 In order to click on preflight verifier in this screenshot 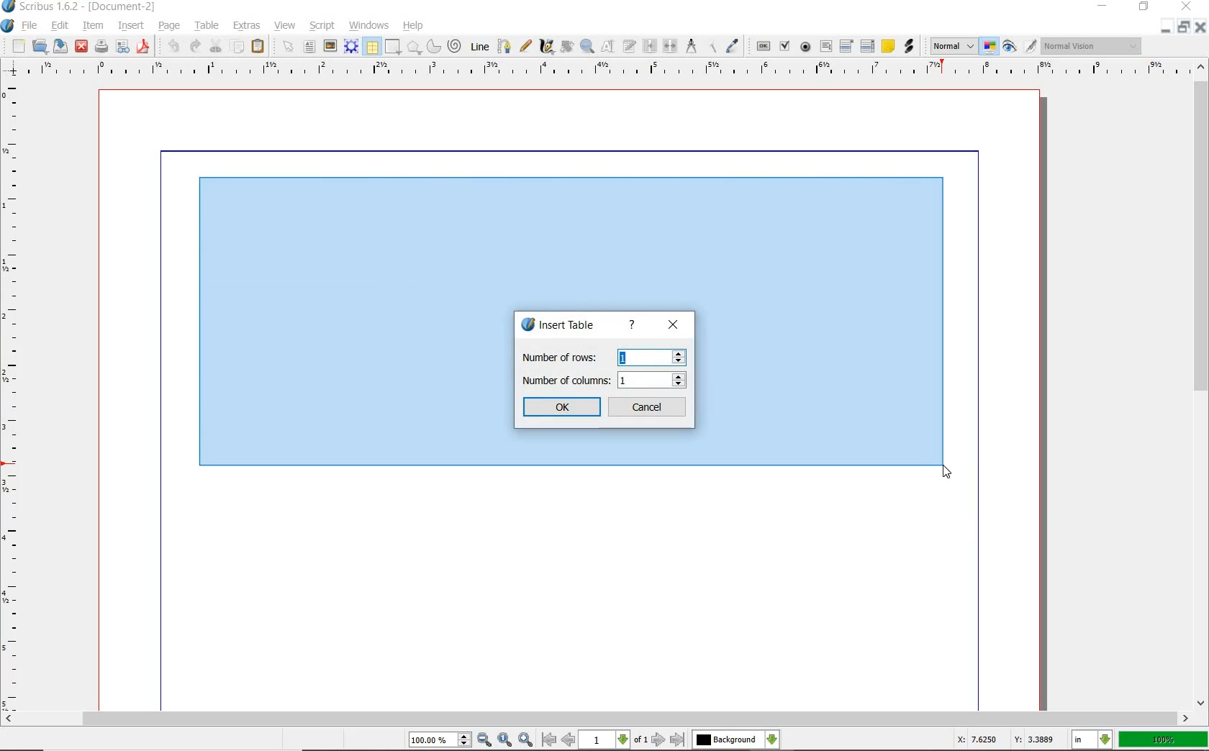, I will do `click(124, 47)`.